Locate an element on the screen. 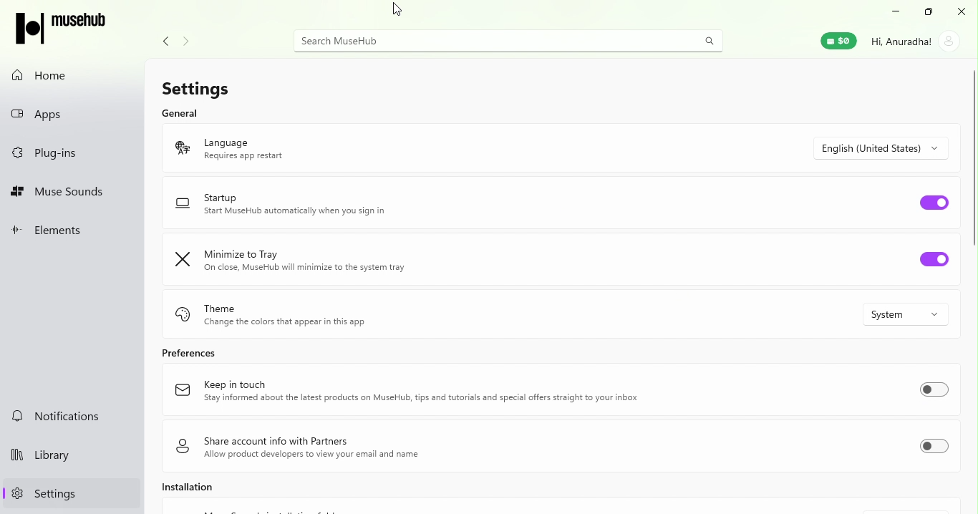  Elements is located at coordinates (72, 231).